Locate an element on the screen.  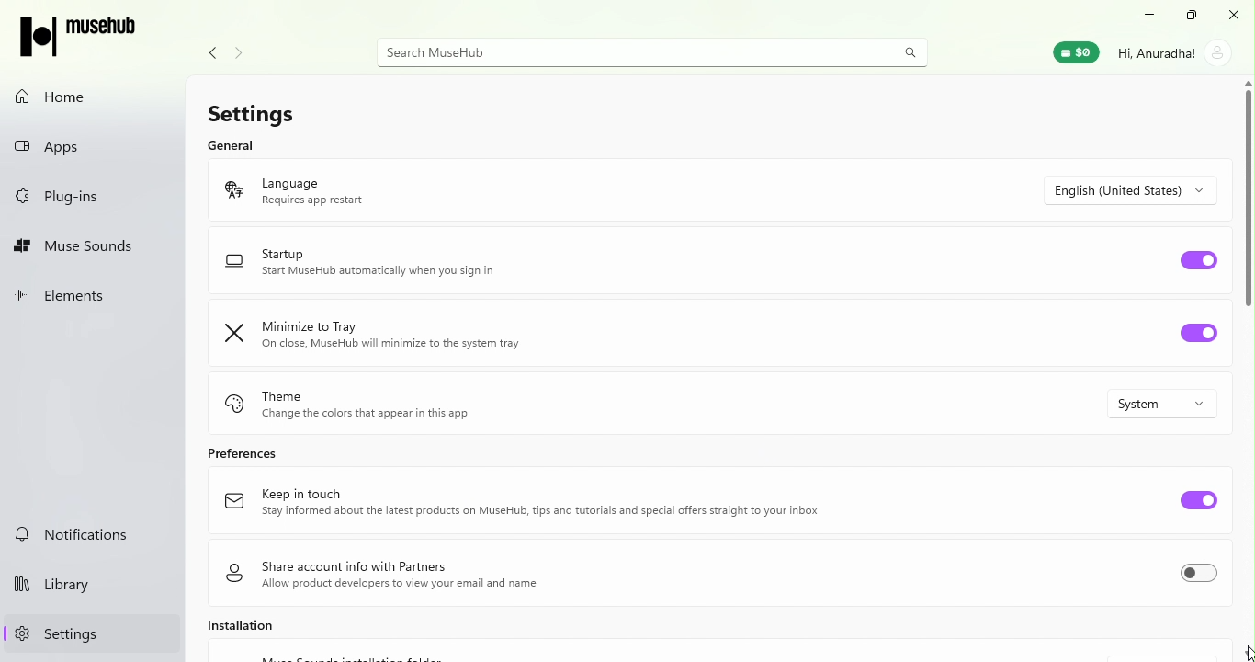
Startup Start MuseHub automatically when you sign in is located at coordinates (388, 261).